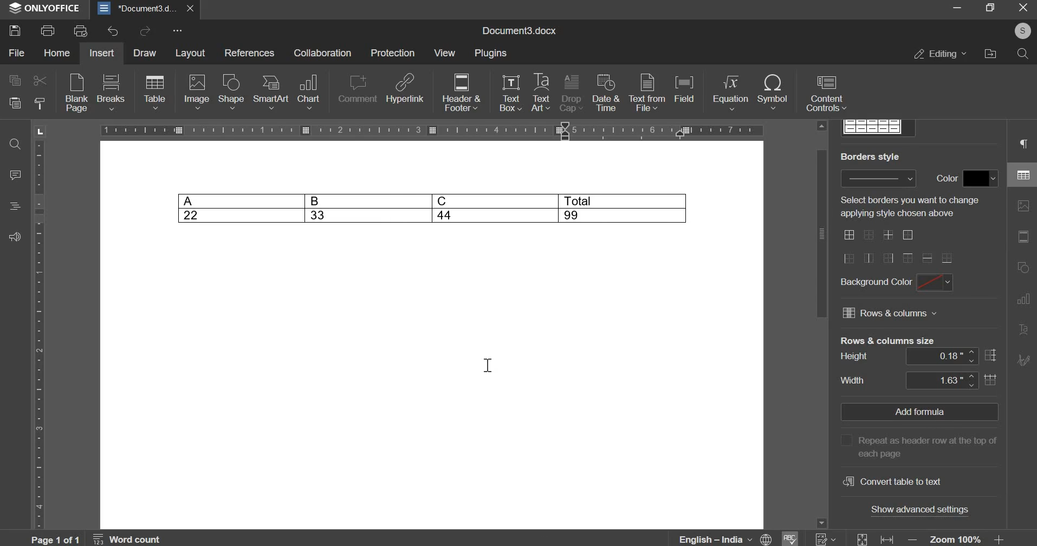  What do you see at coordinates (145, 31) in the screenshot?
I see `redo` at bounding box center [145, 31].